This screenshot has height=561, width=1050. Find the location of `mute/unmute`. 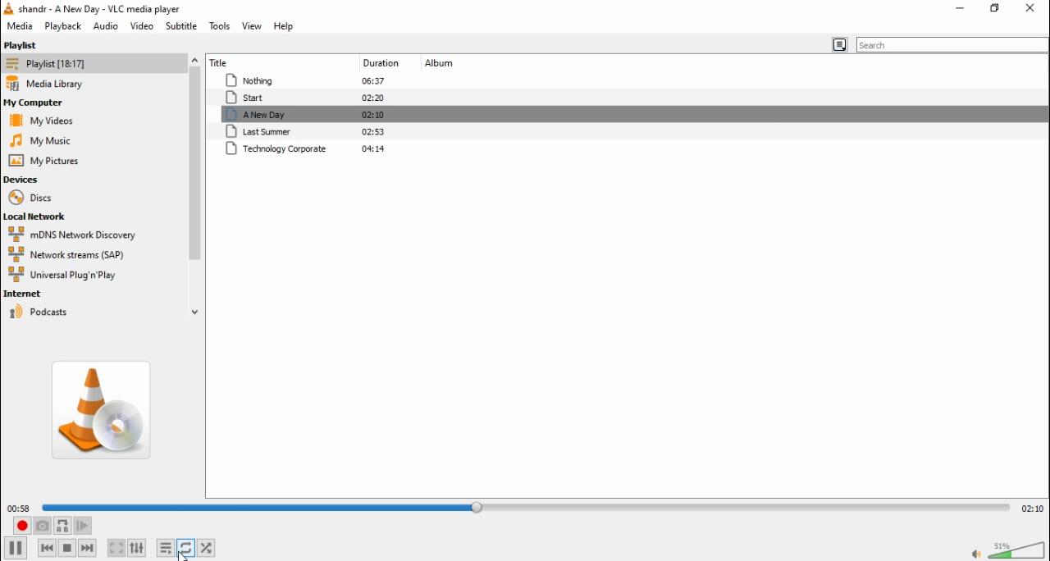

mute/unmute is located at coordinates (974, 554).